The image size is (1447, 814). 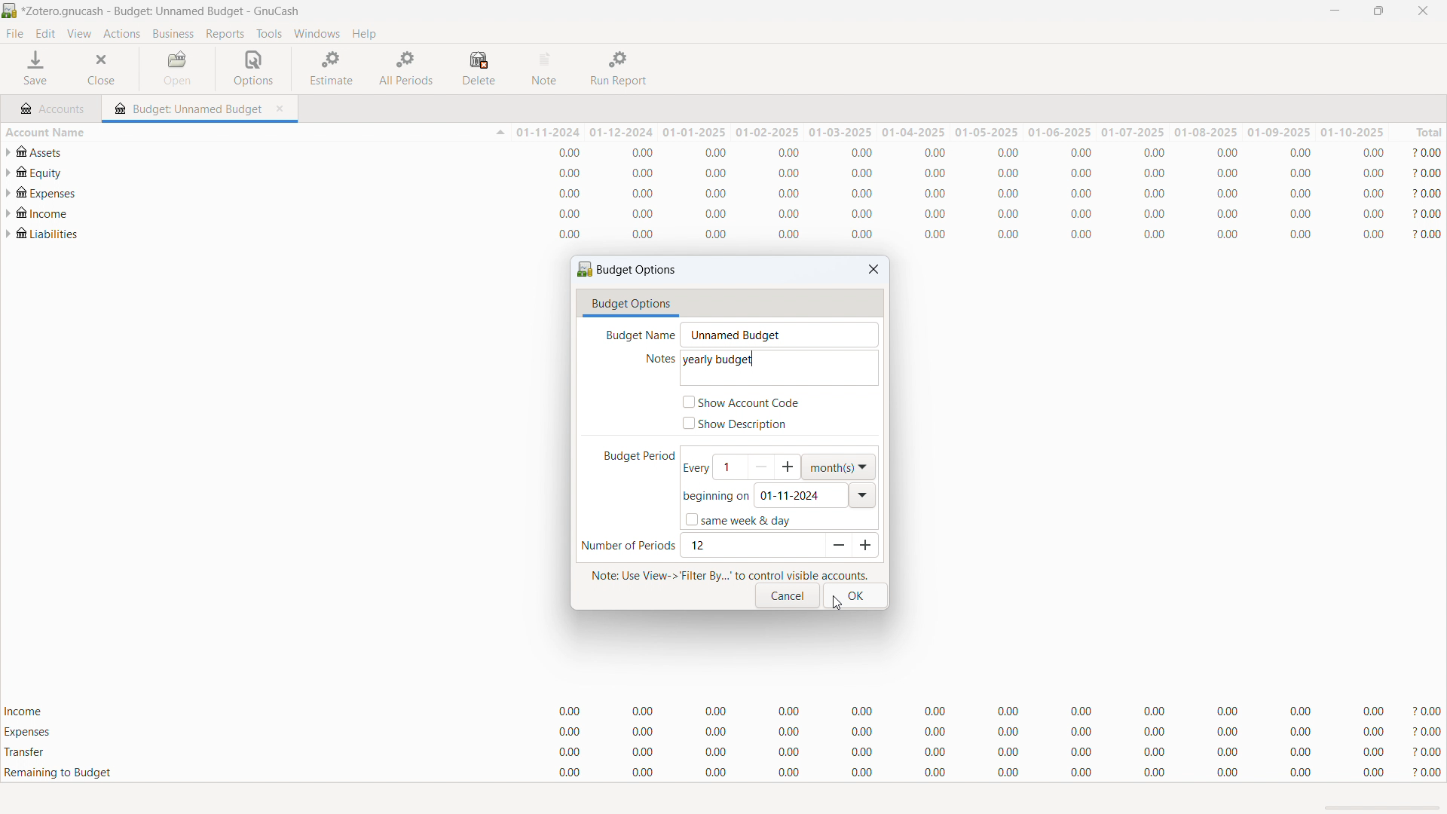 What do you see at coordinates (255, 131) in the screenshot?
I see `sort by account name` at bounding box center [255, 131].